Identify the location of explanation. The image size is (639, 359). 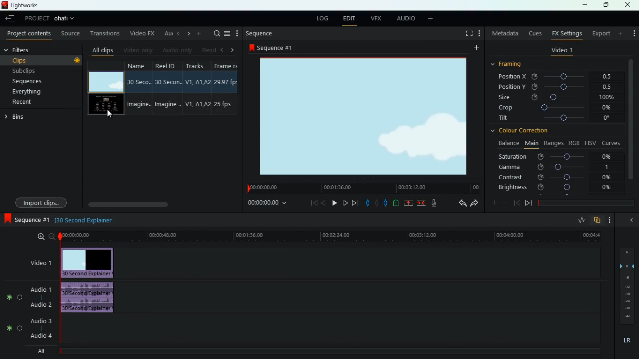
(87, 220).